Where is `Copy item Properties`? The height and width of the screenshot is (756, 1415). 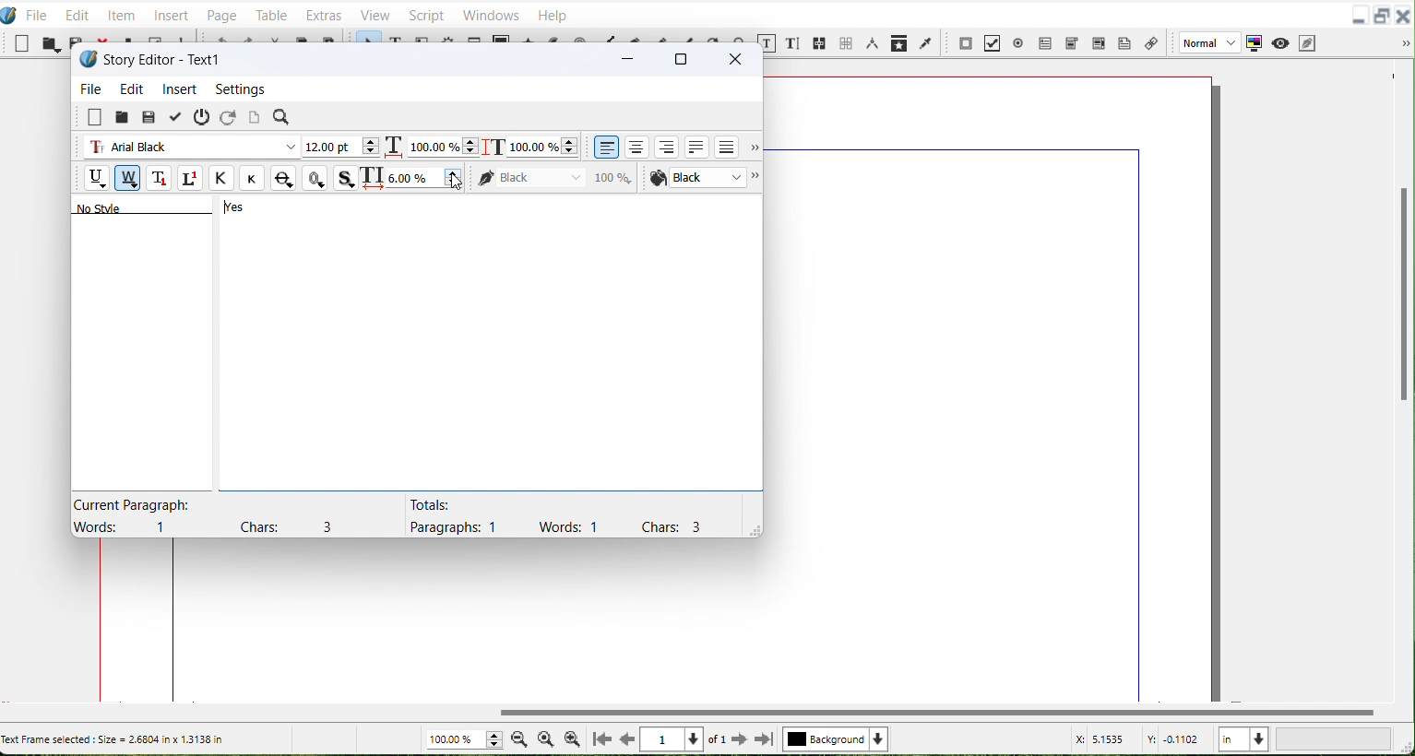 Copy item Properties is located at coordinates (900, 42).